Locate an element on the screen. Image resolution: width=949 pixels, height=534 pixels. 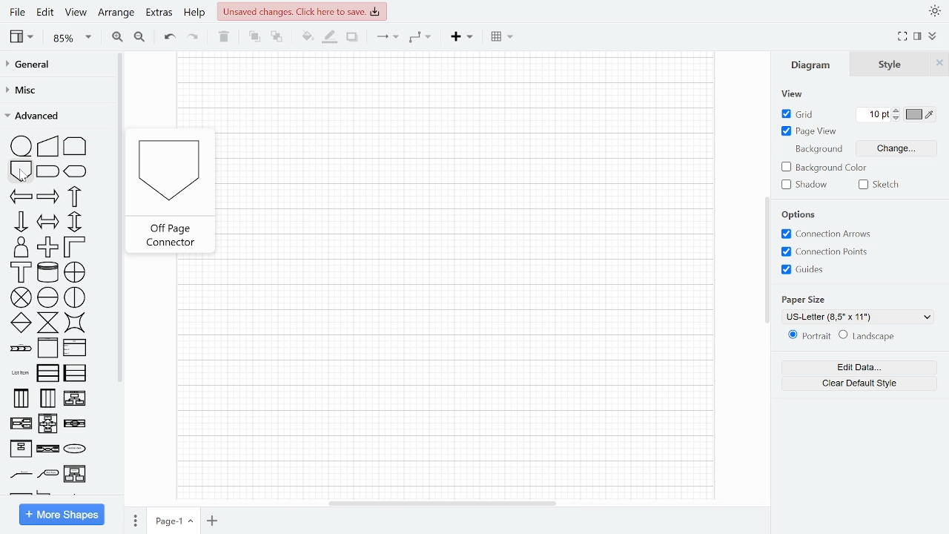
horizontal tree layout is located at coordinates (49, 423).